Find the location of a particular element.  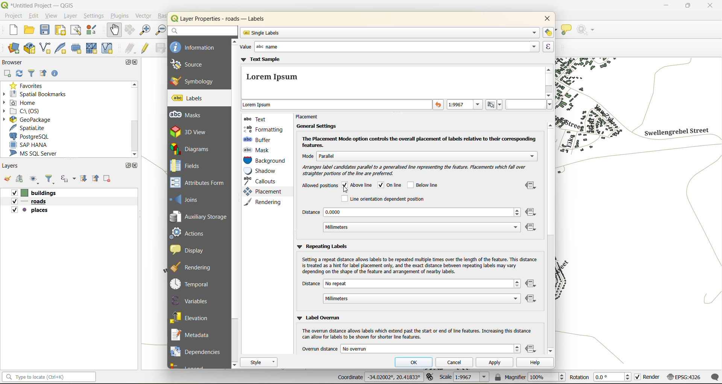

open is located at coordinates (6, 178).